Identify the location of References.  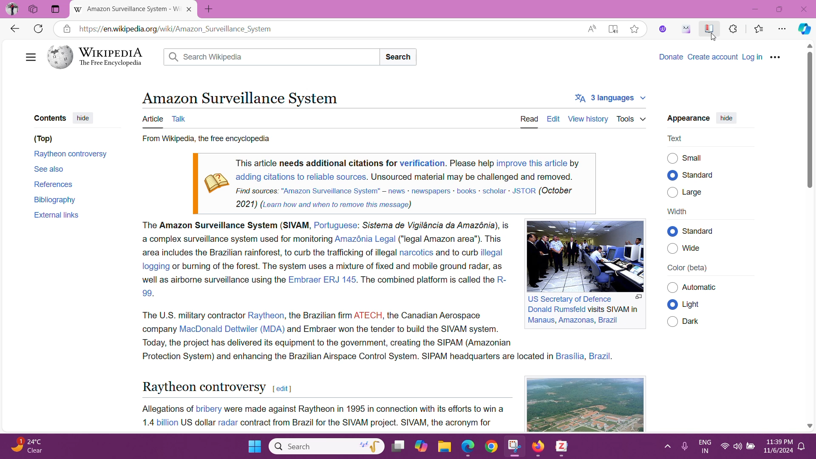
(53, 184).